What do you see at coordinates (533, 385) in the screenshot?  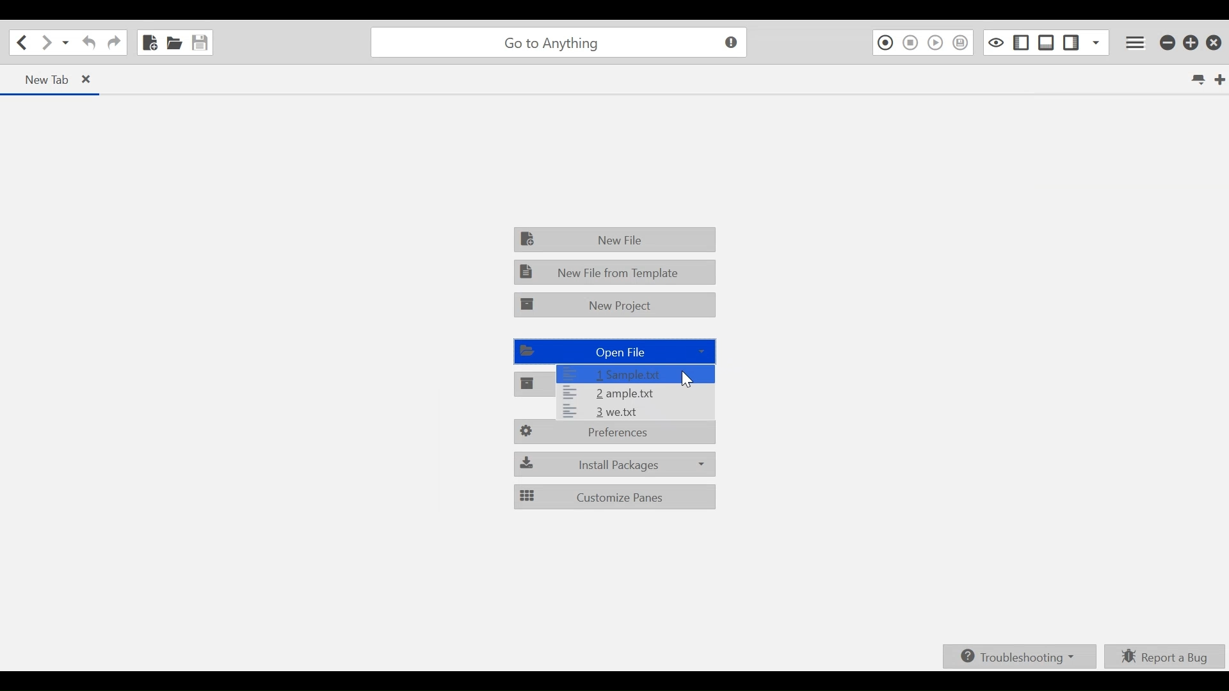 I see `Open Project` at bounding box center [533, 385].